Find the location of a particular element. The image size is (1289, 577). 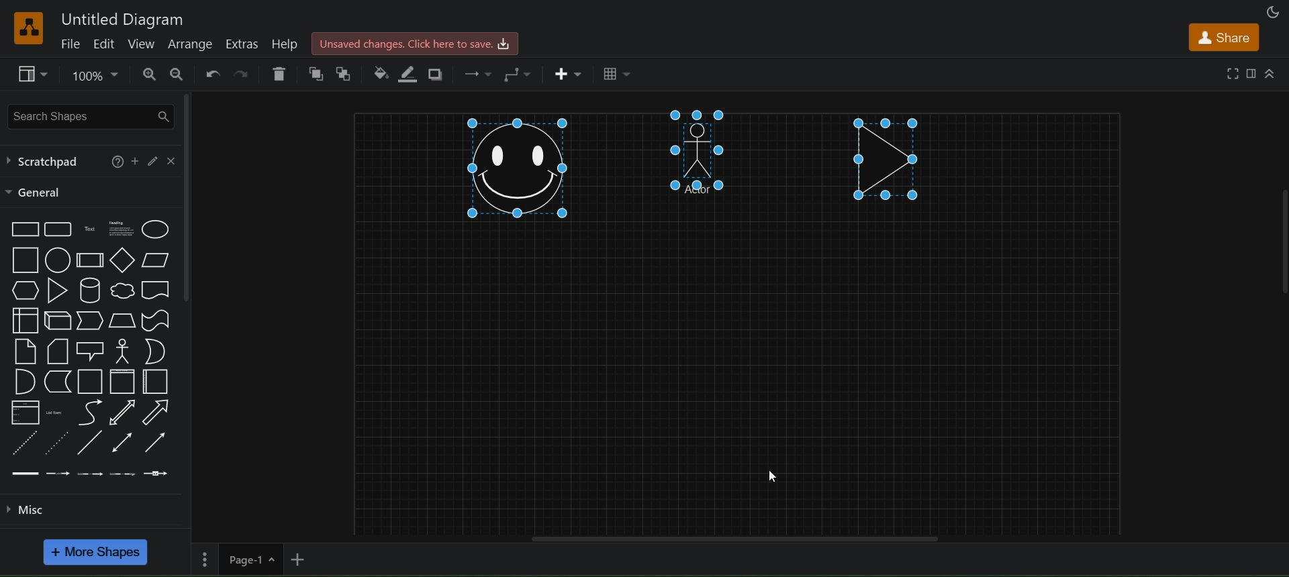

container is located at coordinates (91, 381).